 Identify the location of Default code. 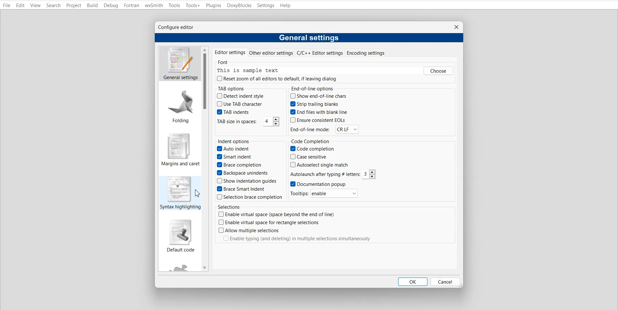
(179, 236).